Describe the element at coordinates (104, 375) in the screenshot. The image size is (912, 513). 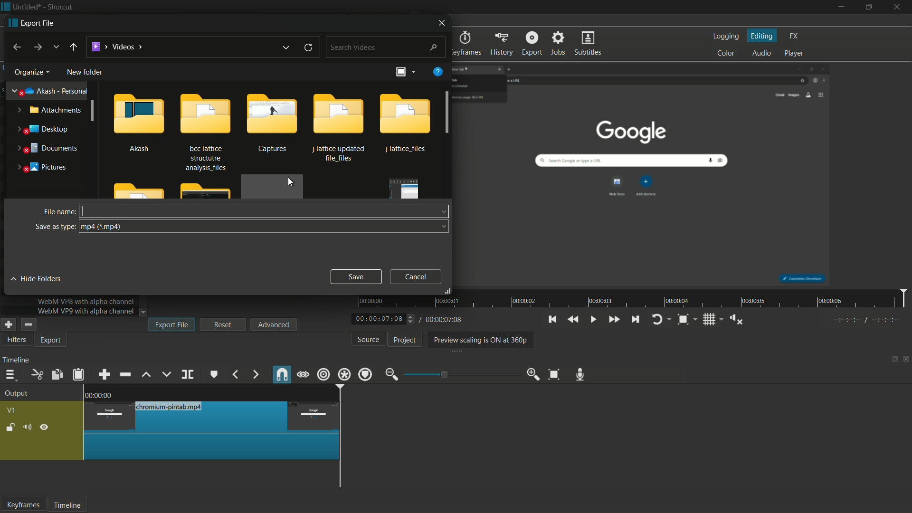
I see `append` at that location.